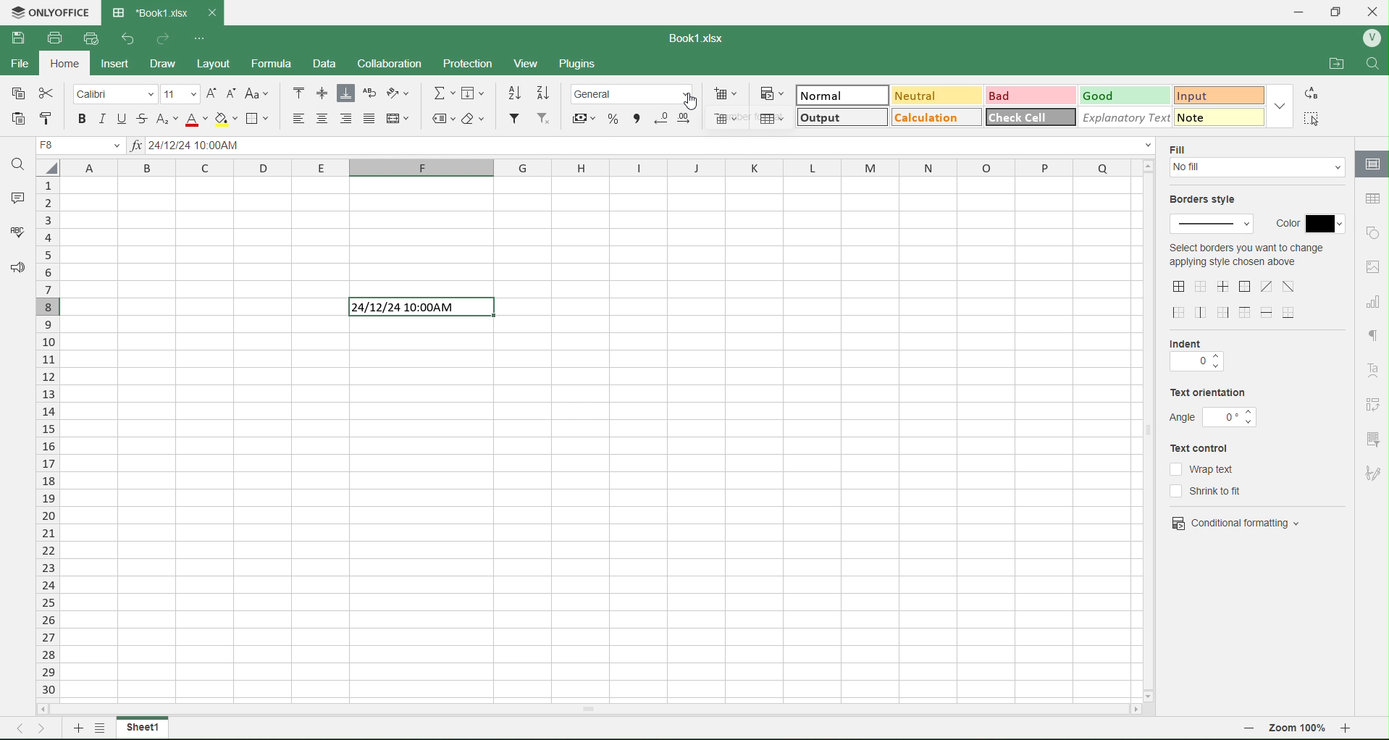 The height and width of the screenshot is (740, 1389). Describe the element at coordinates (1202, 93) in the screenshot. I see `input` at that location.